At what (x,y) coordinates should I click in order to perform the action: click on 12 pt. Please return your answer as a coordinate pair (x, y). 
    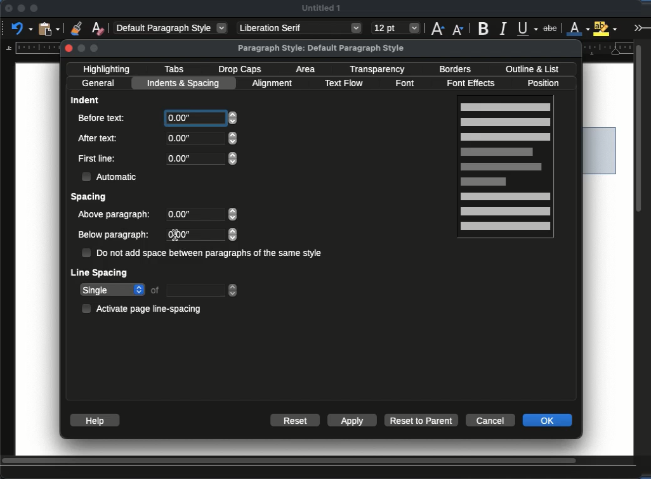
    Looking at the image, I should click on (396, 29).